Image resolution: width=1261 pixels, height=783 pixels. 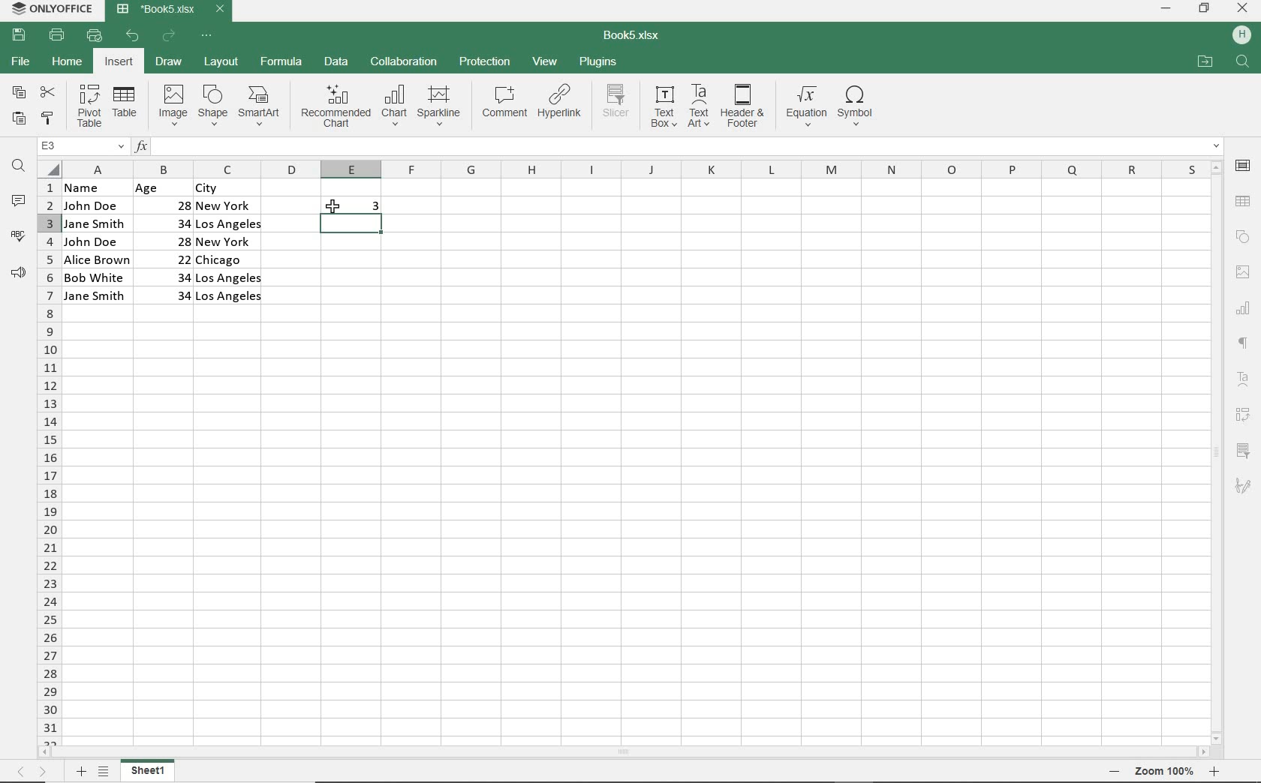 What do you see at coordinates (261, 106) in the screenshot?
I see `SMARTART` at bounding box center [261, 106].